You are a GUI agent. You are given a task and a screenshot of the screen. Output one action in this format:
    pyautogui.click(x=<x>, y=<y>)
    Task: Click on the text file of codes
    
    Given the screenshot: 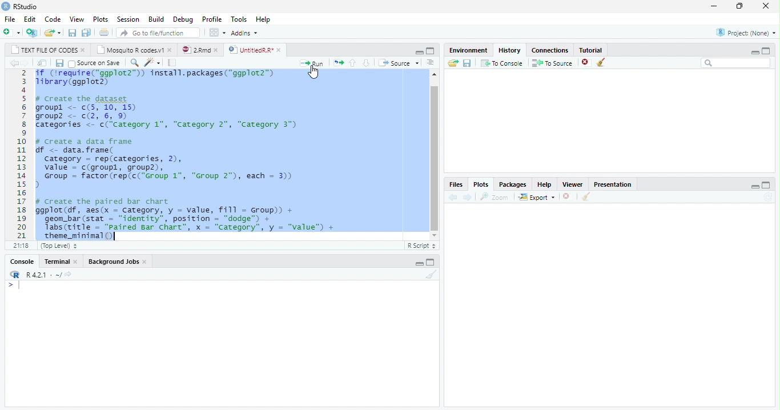 What is the action you would take?
    pyautogui.click(x=45, y=50)
    